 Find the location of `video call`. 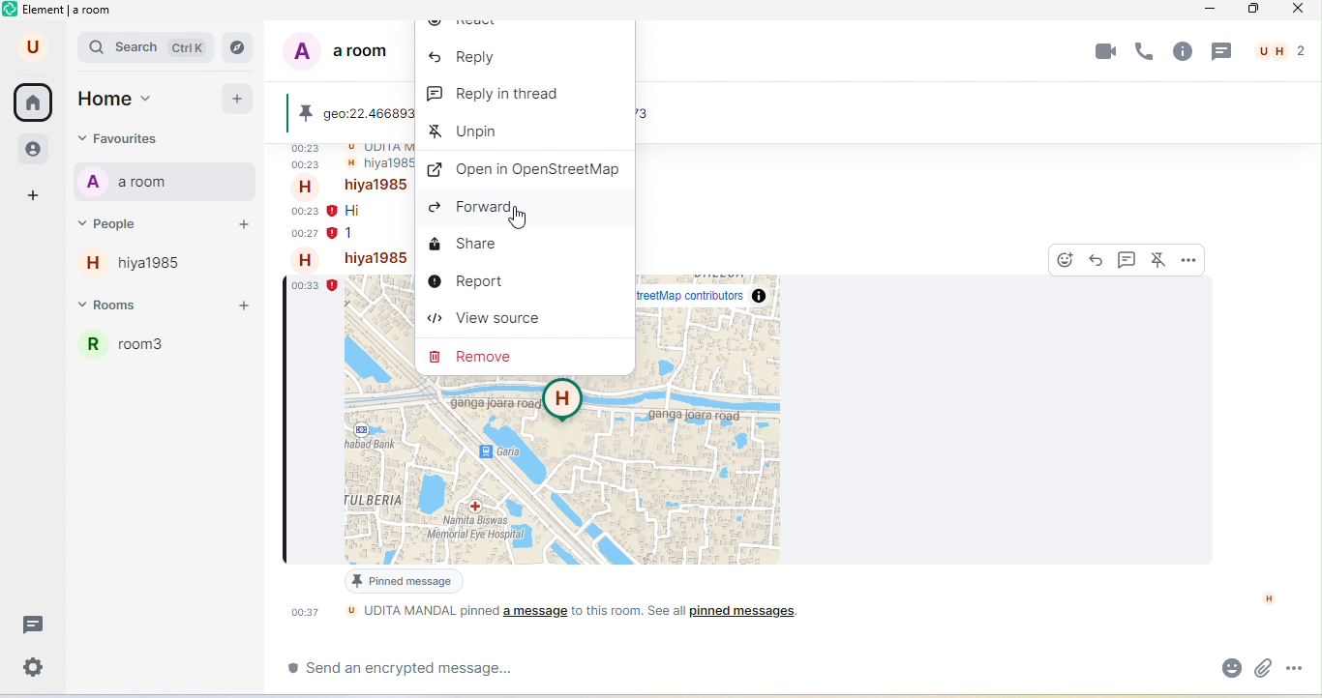

video call is located at coordinates (1103, 52).